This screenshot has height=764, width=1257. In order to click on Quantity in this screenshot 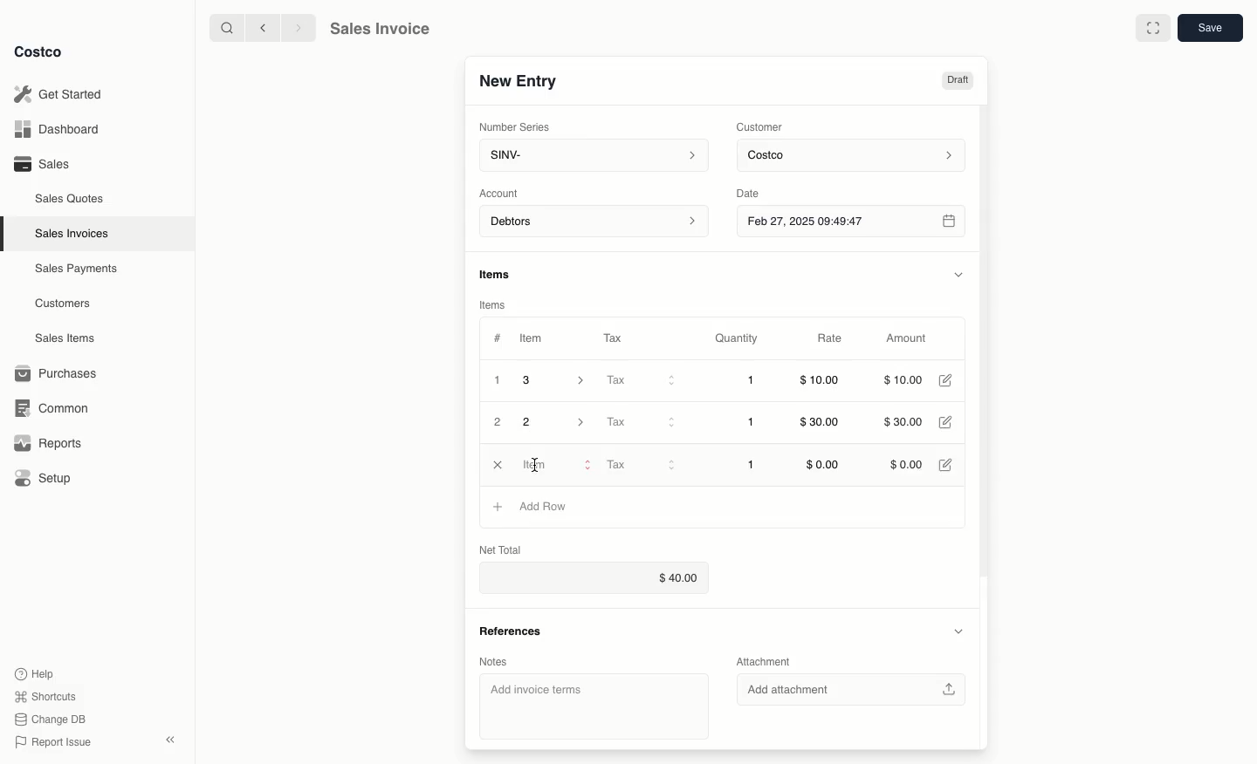, I will do `click(738, 338)`.